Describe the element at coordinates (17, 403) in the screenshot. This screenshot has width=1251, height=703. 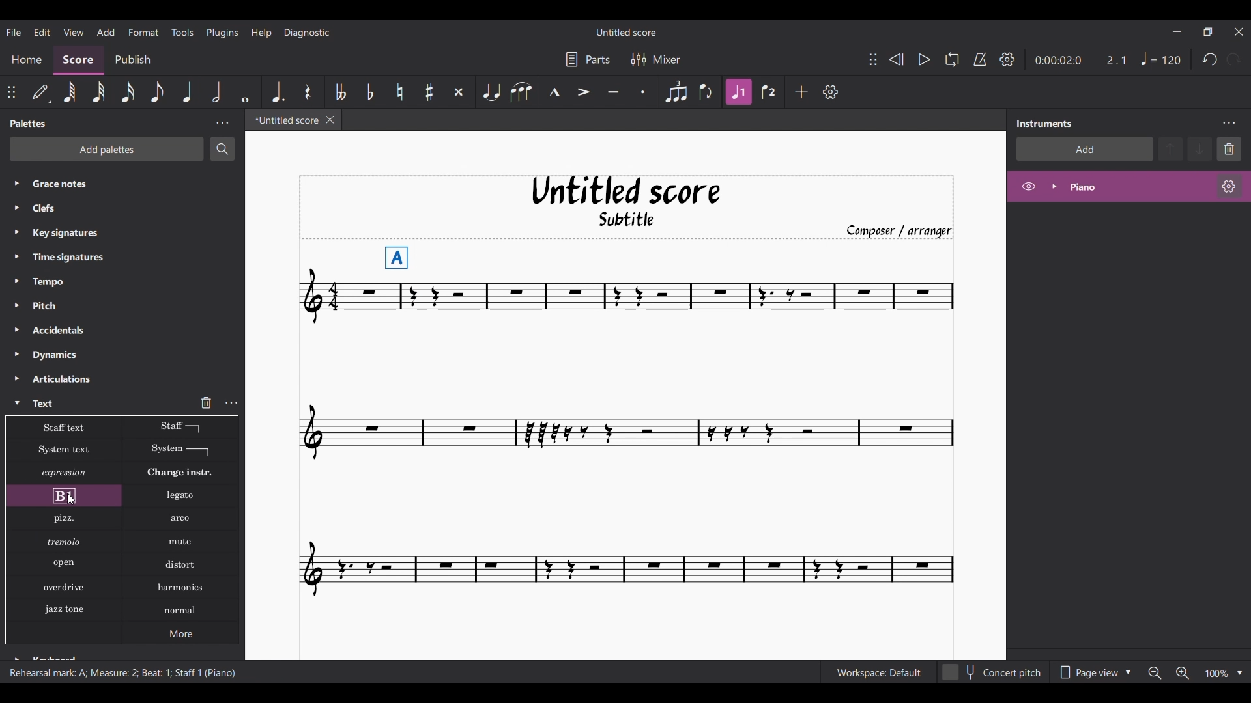
I see `Collapse Text palette` at that location.